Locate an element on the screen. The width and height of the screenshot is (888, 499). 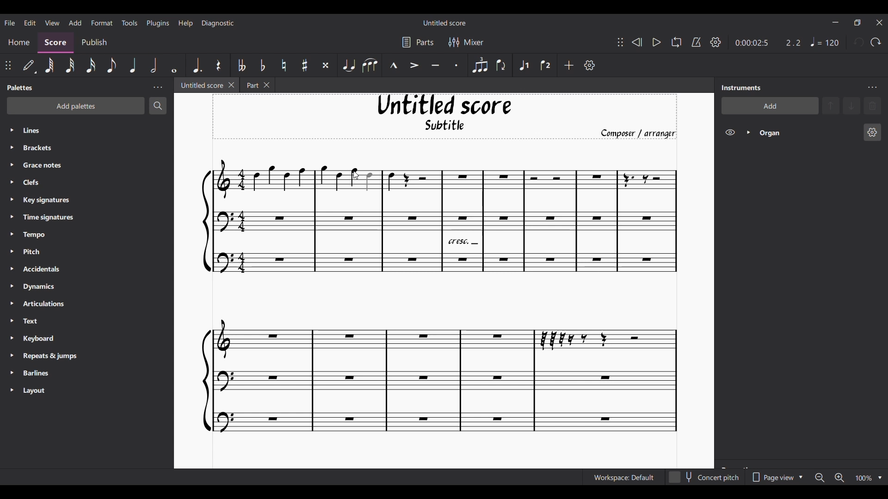
Diagnostic menu is located at coordinates (218, 23).